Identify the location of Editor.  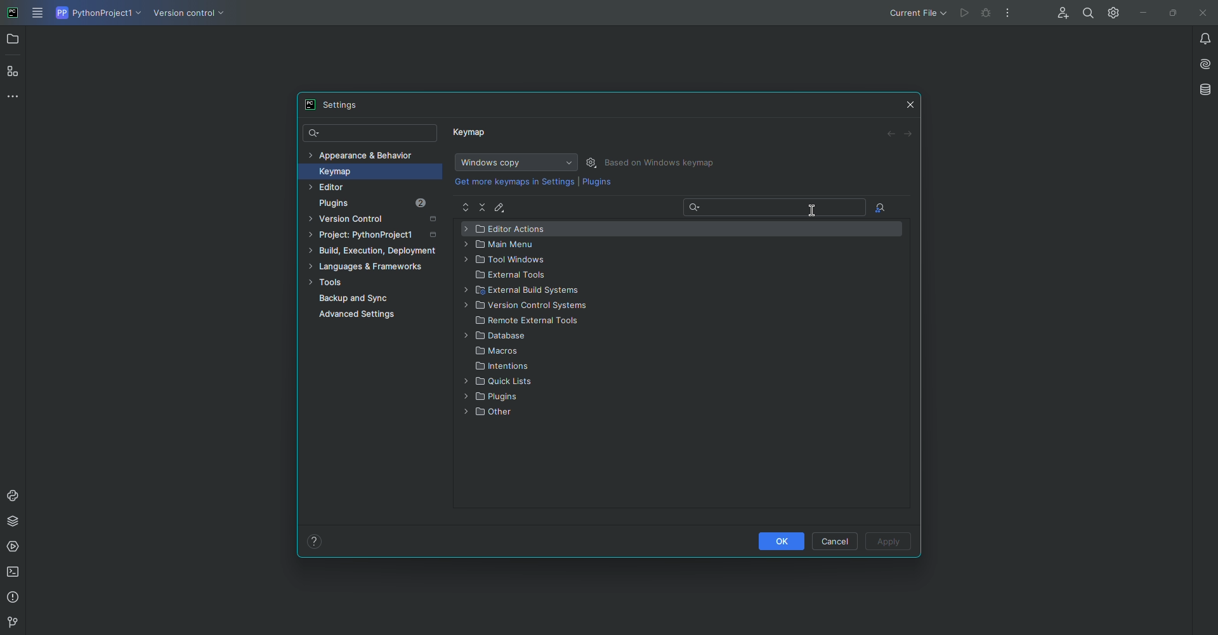
(354, 188).